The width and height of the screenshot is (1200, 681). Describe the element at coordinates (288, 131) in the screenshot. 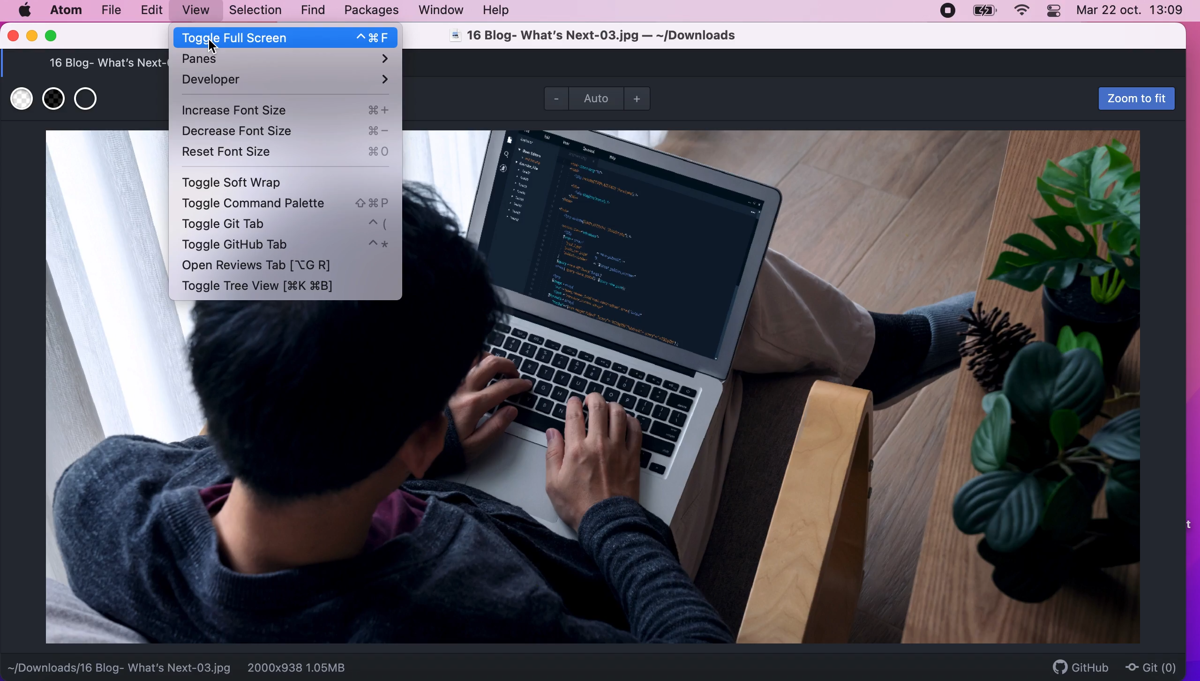

I see `decrease font size` at that location.